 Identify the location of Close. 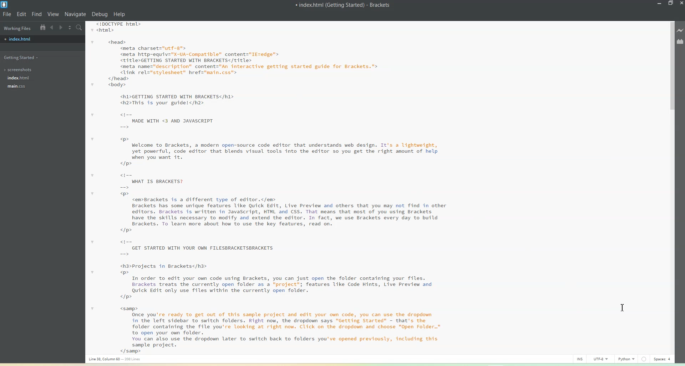
(681, 4).